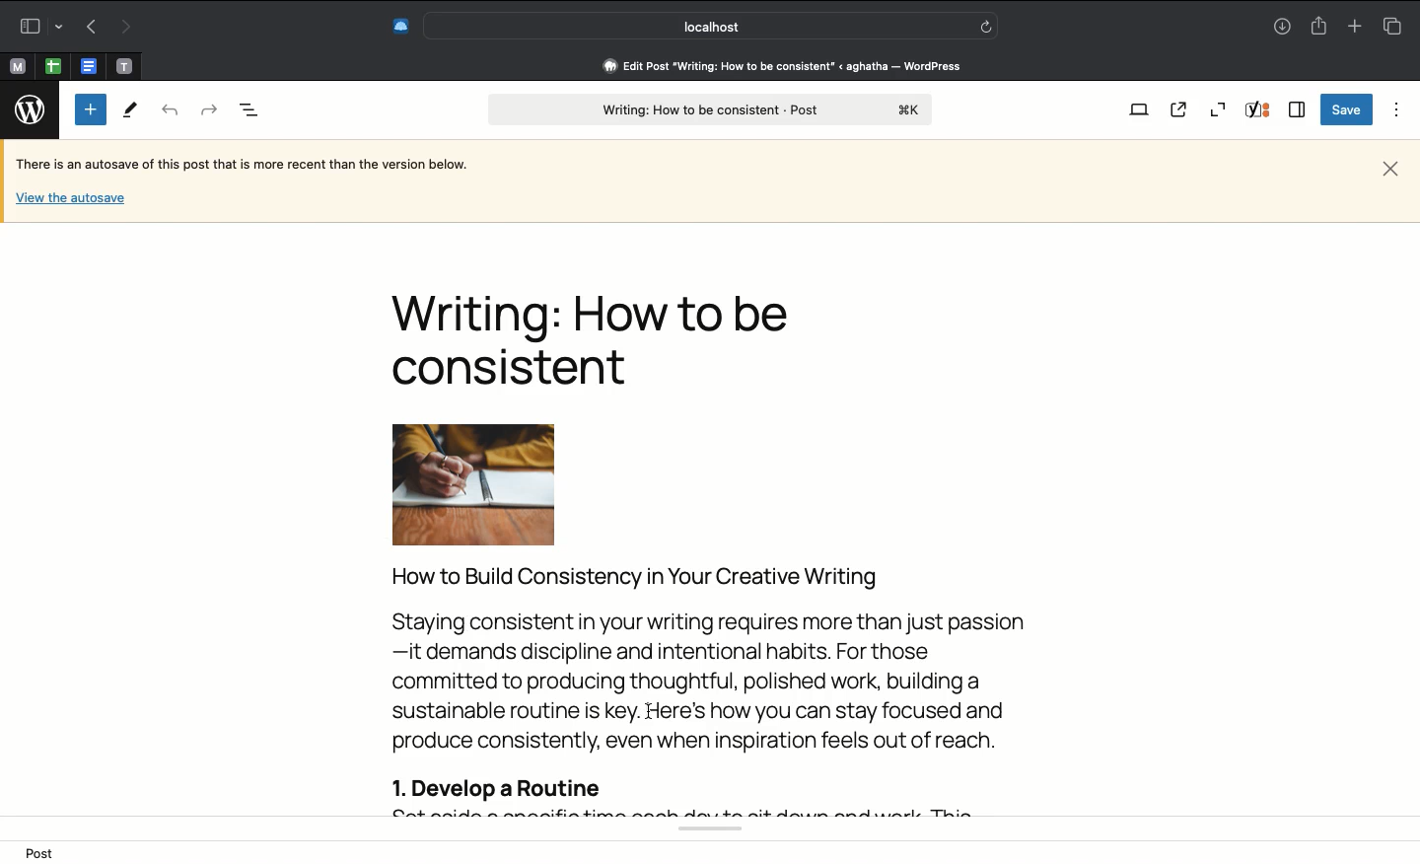  I want to click on Tabs, so click(1391, 26).